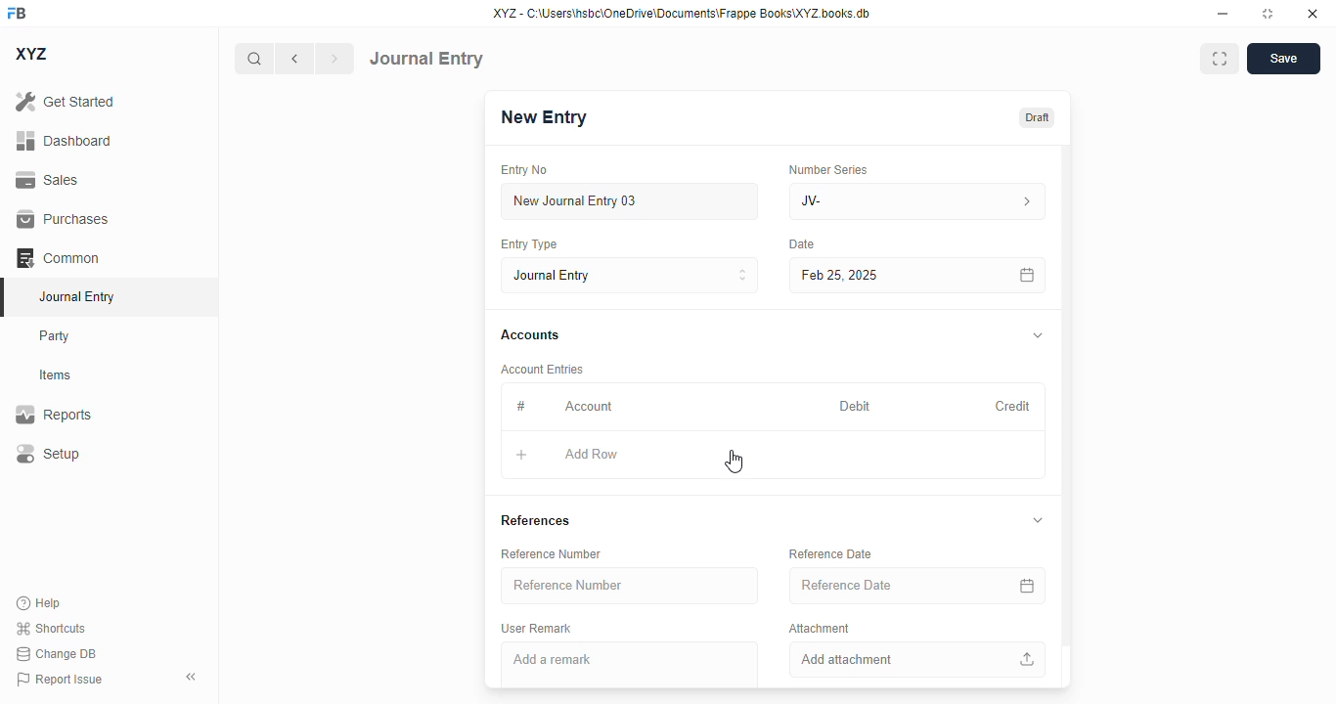 This screenshot has width=1336, height=704. What do you see at coordinates (874, 201) in the screenshot?
I see `JV-` at bounding box center [874, 201].